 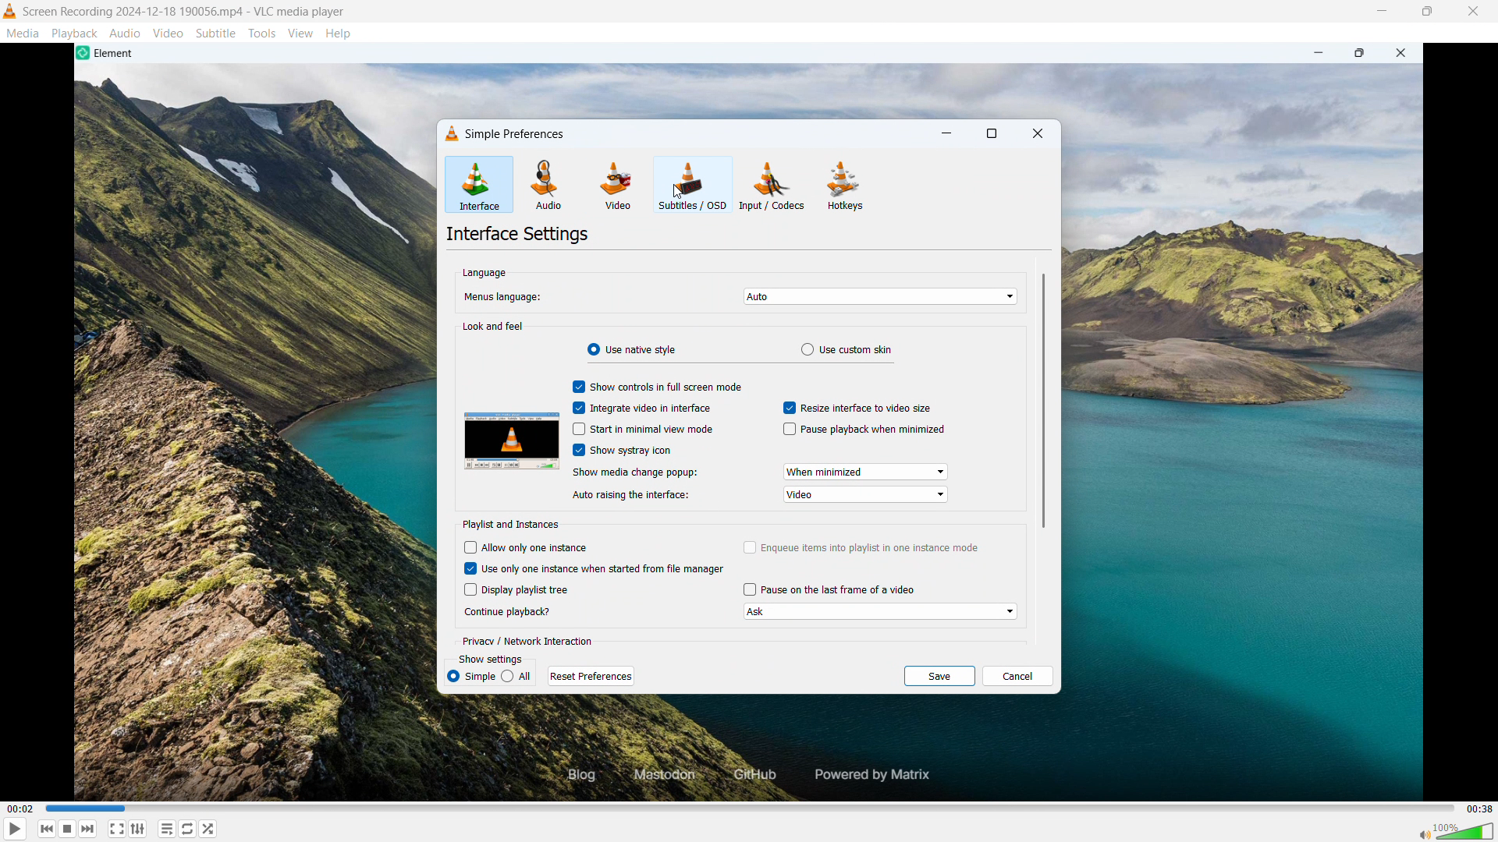 What do you see at coordinates (789, 408) in the screenshot?
I see `checkbox` at bounding box center [789, 408].